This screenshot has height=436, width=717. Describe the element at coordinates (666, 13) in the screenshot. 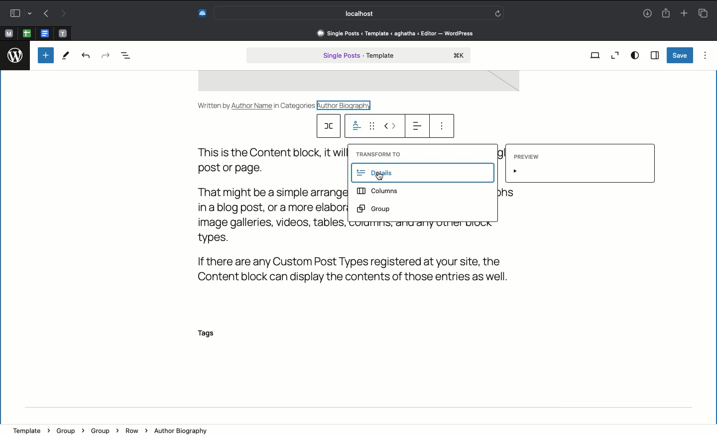

I see `Share` at that location.